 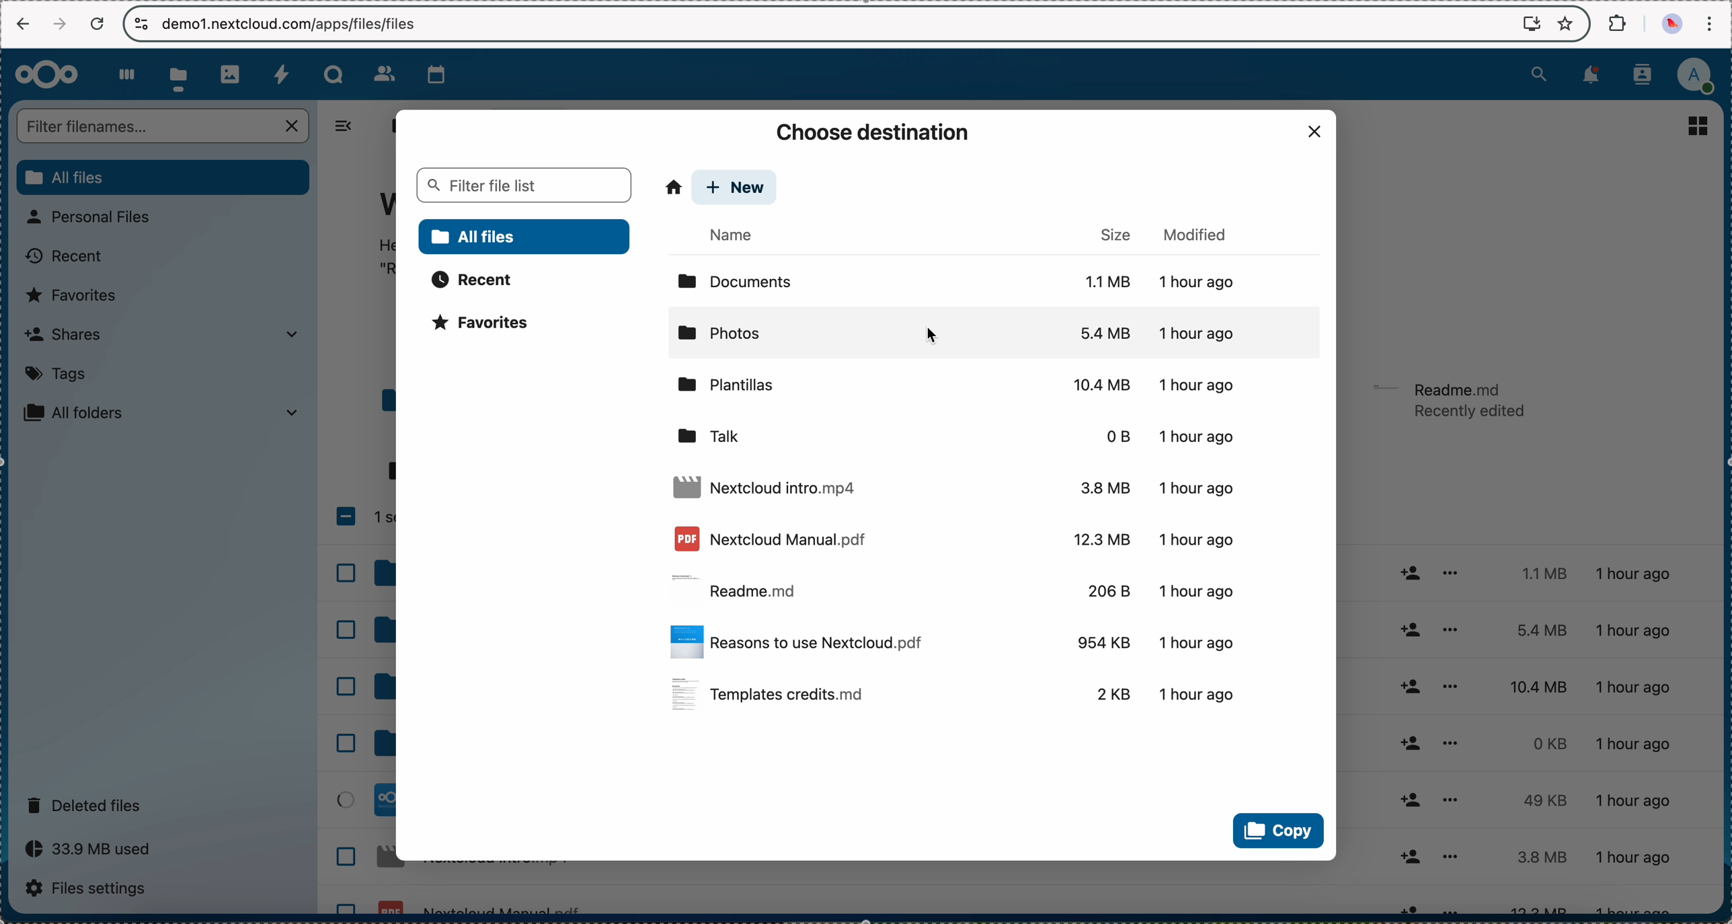 I want to click on 33.9 MB used, so click(x=93, y=849).